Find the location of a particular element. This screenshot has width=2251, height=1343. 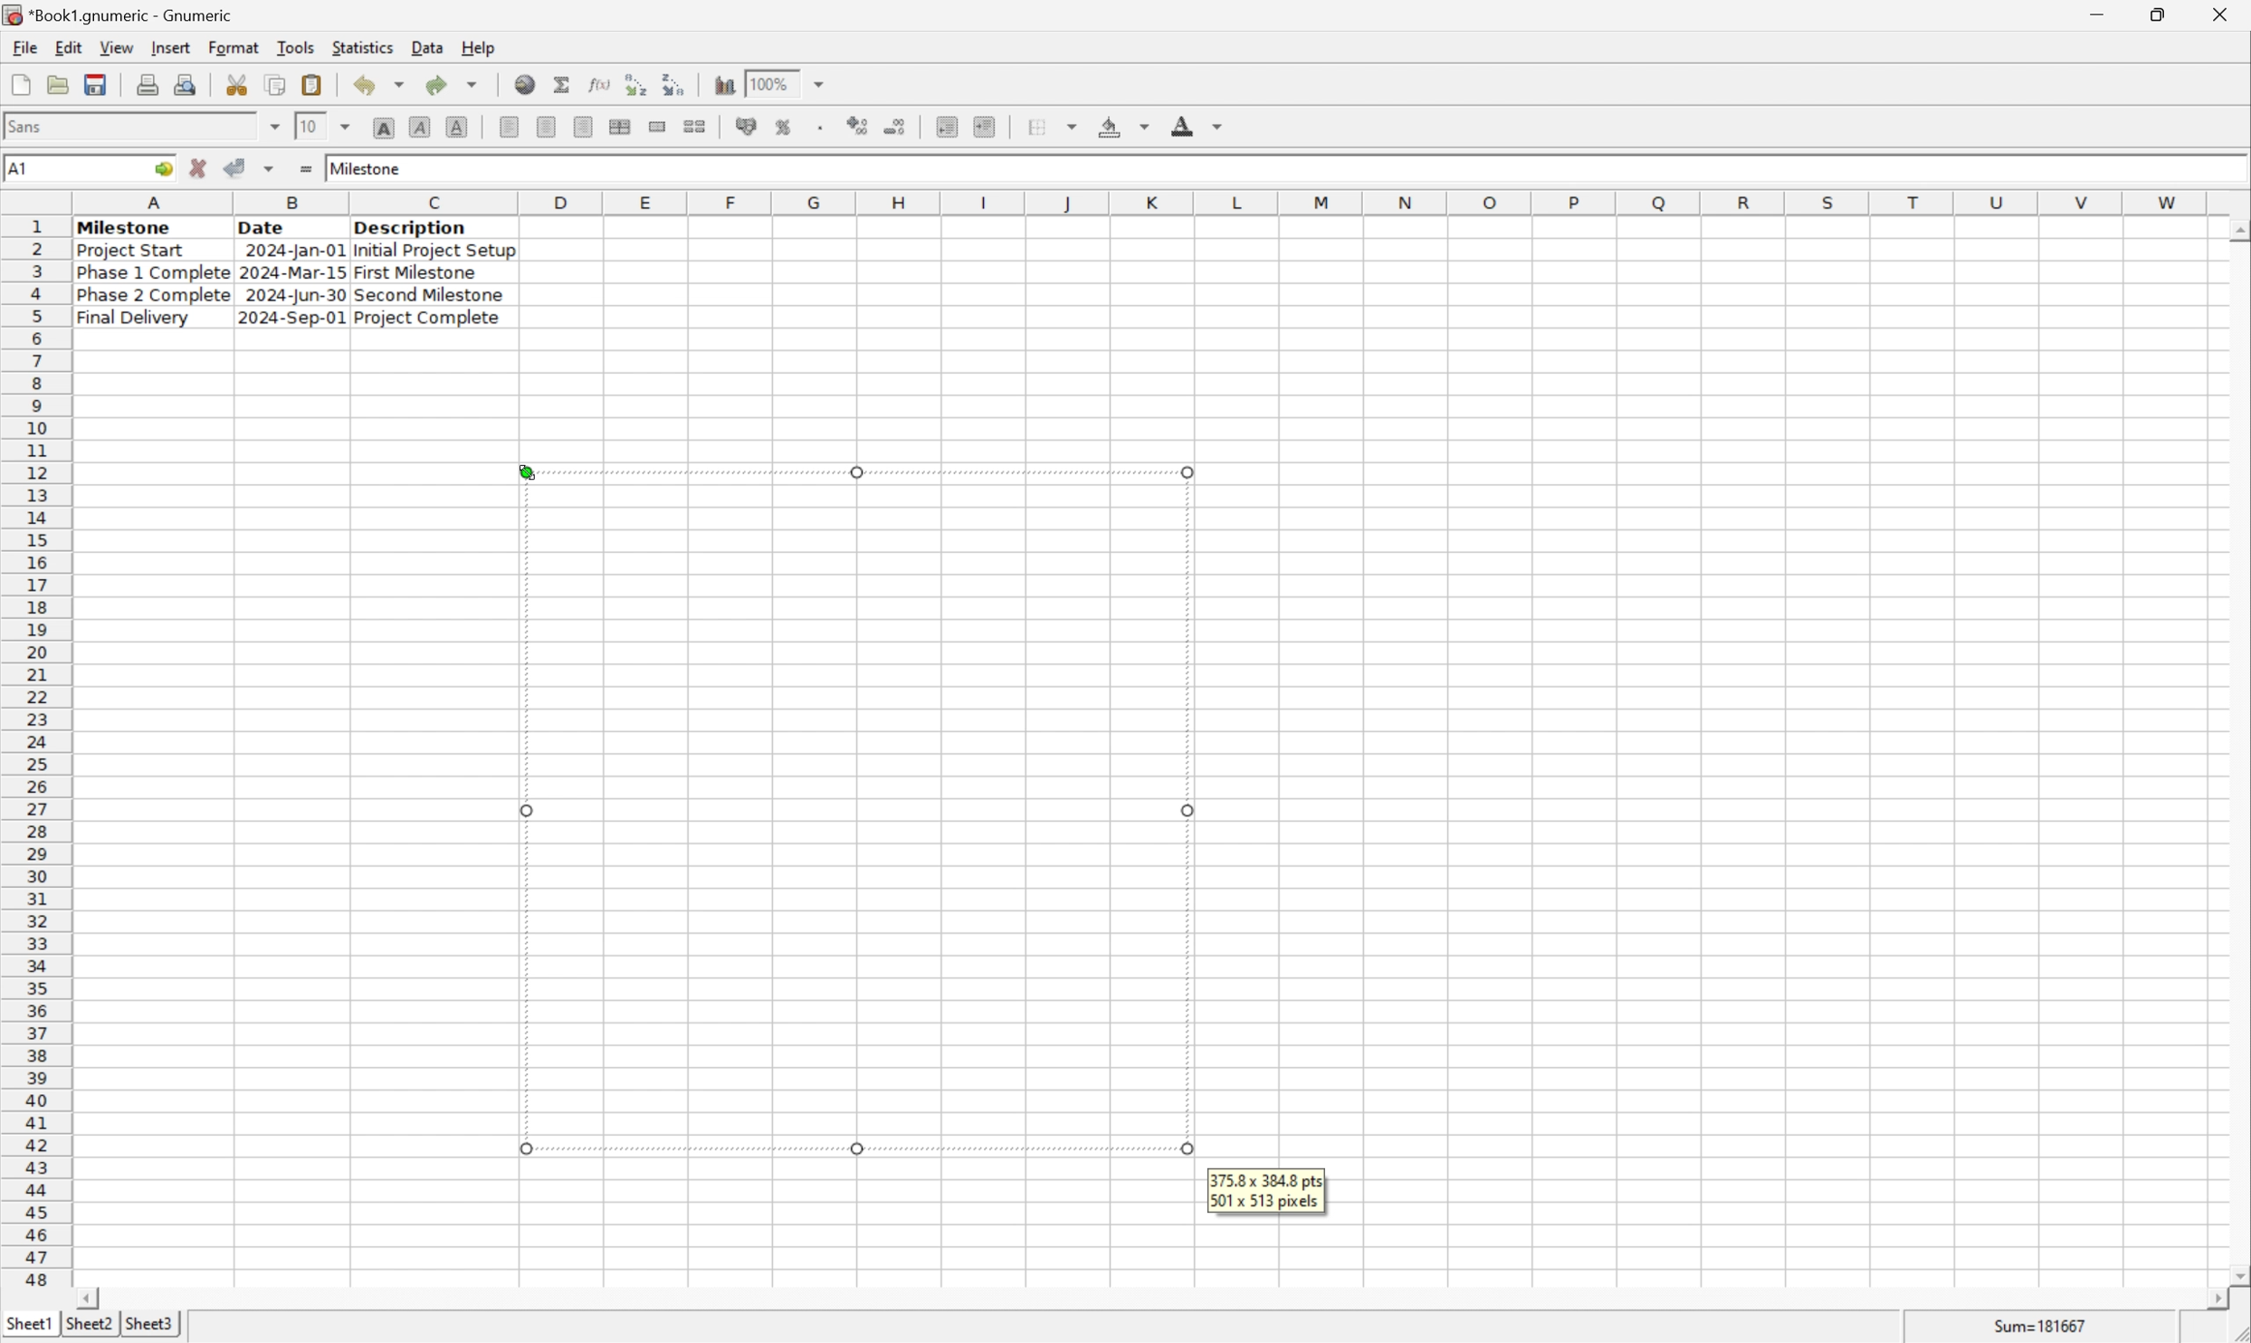

open a file is located at coordinates (61, 84).